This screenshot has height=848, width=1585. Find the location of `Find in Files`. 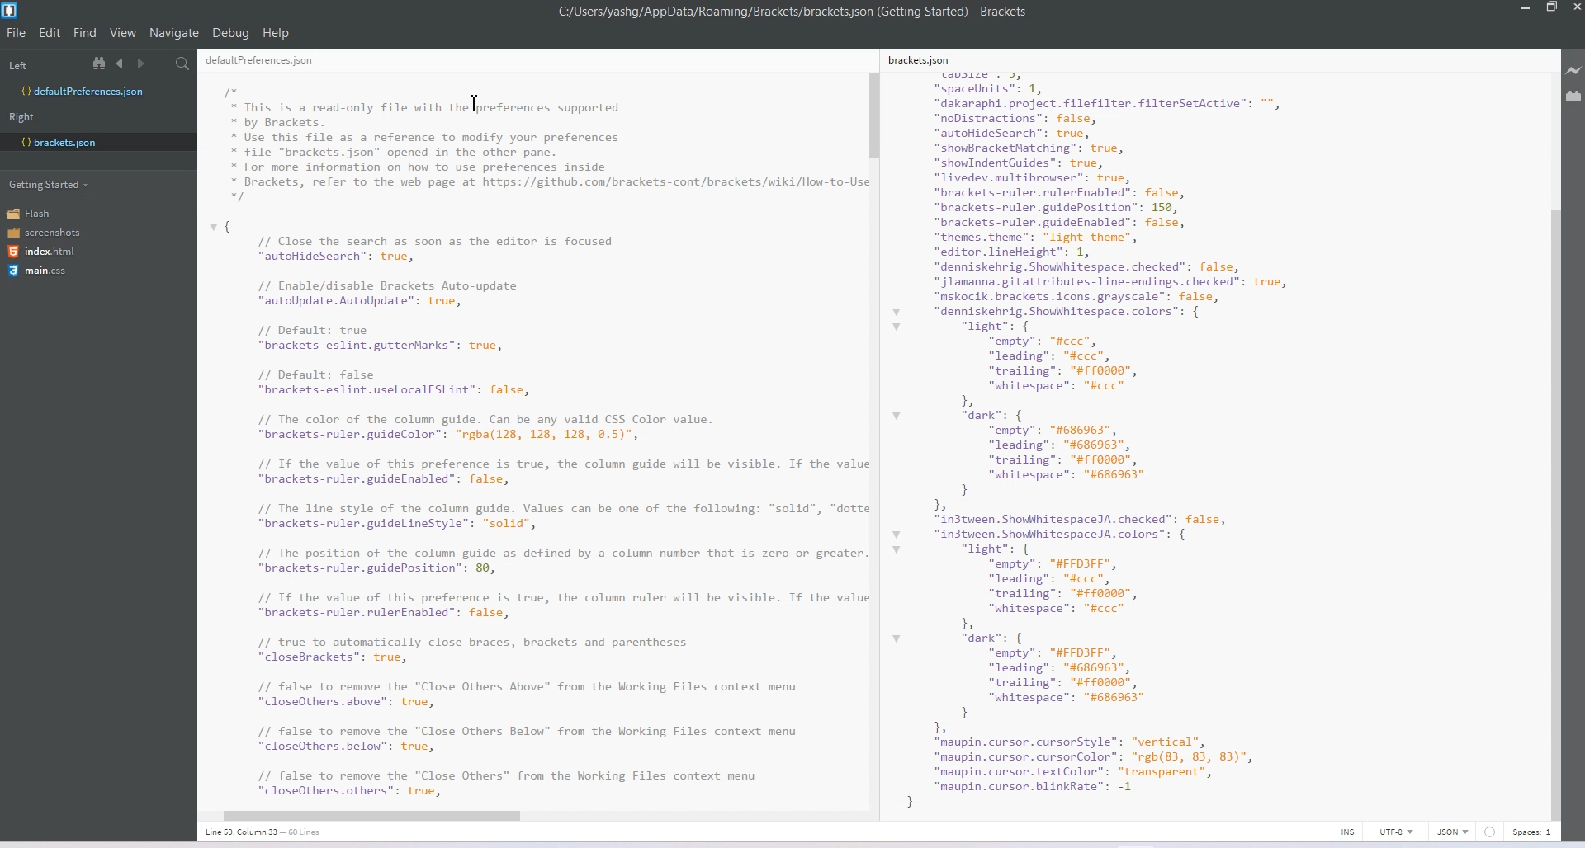

Find in Files is located at coordinates (184, 64).